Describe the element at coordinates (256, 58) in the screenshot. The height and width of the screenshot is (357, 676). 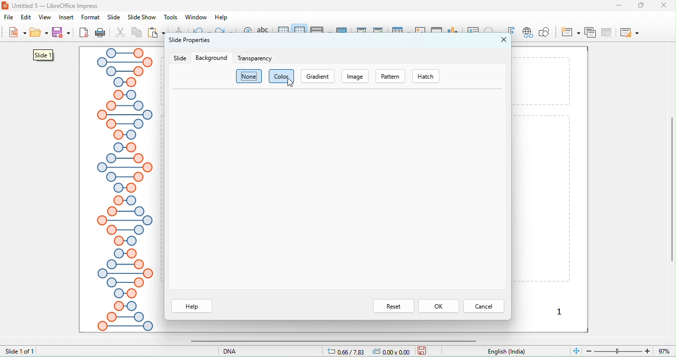
I see `transparency` at that location.